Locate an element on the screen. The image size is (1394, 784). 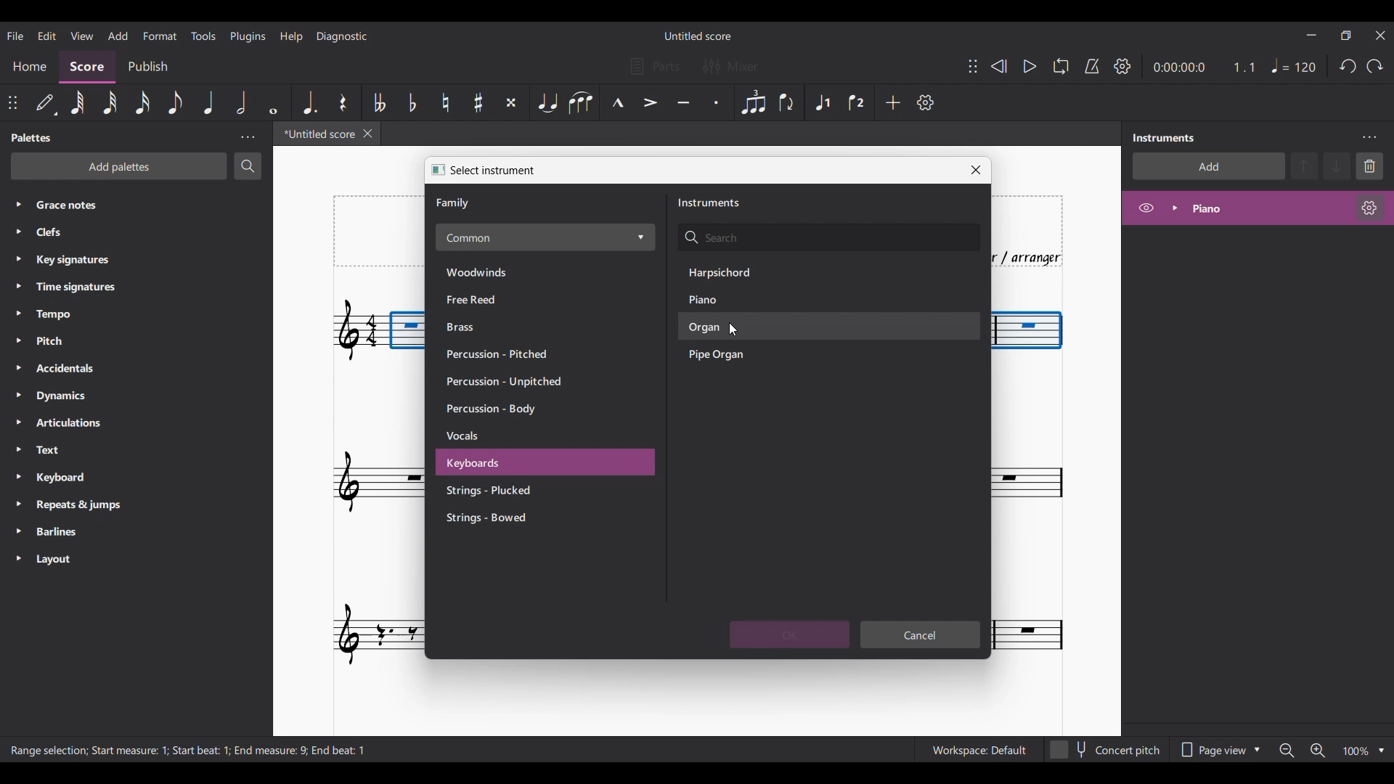
Playback settings is located at coordinates (1122, 65).